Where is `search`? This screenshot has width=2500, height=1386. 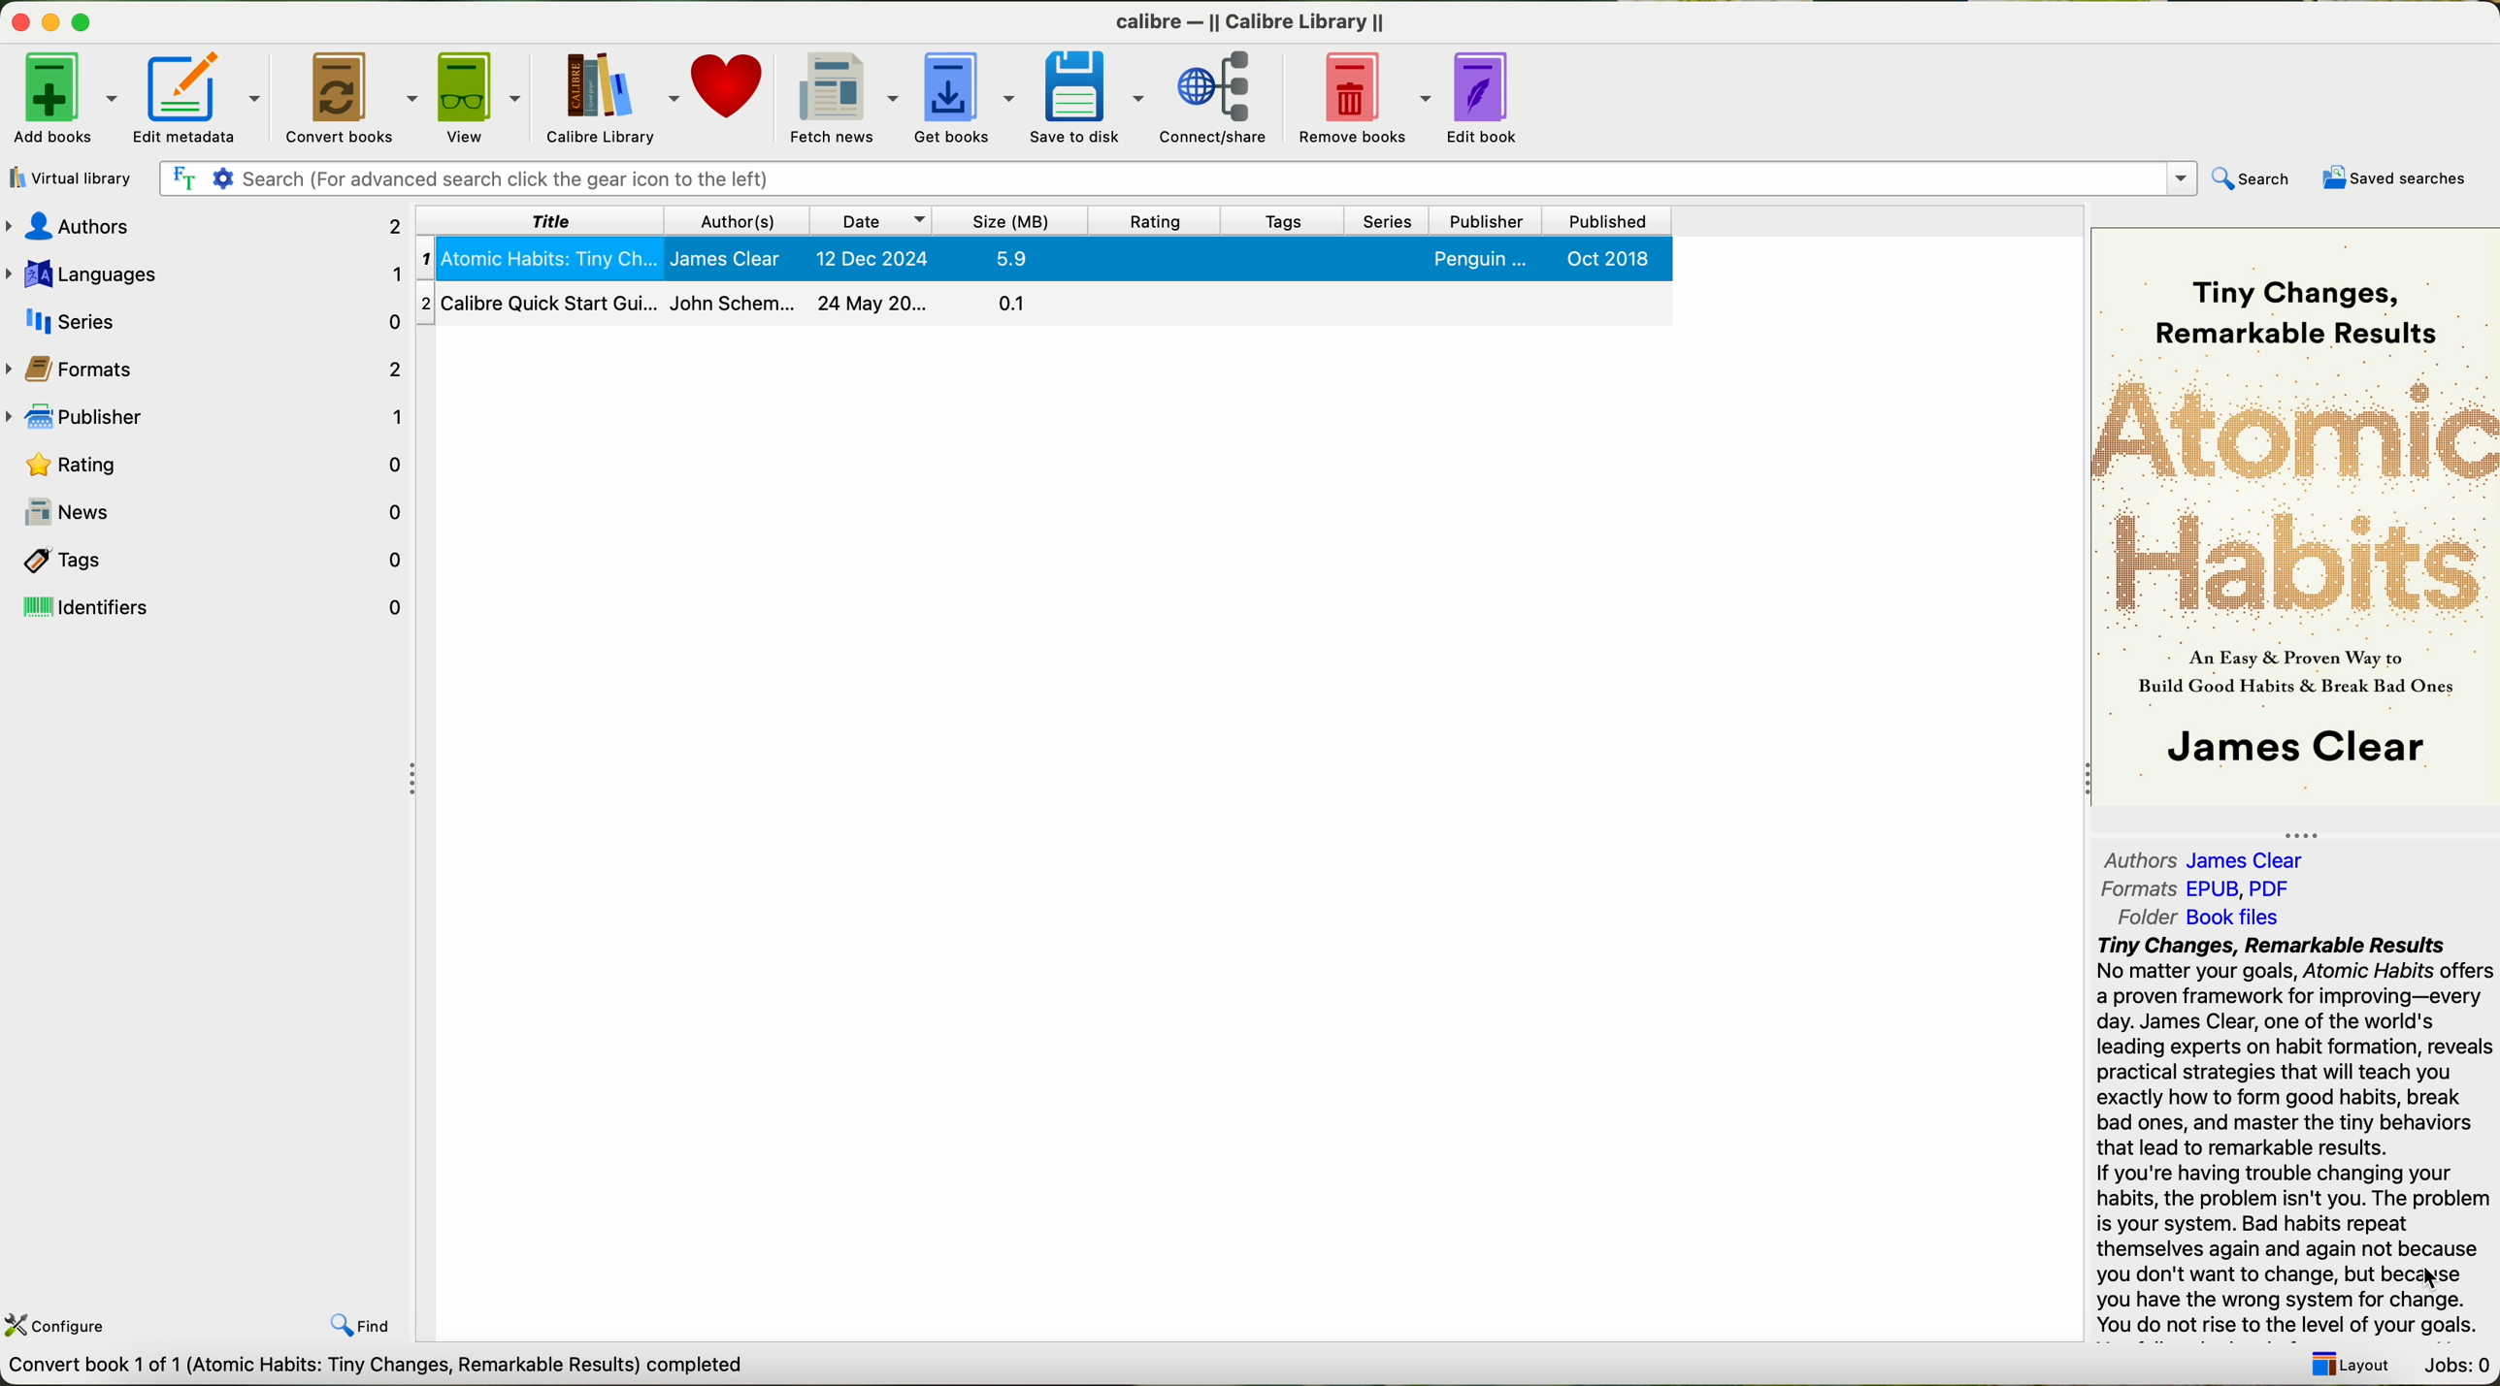 search is located at coordinates (2252, 180).